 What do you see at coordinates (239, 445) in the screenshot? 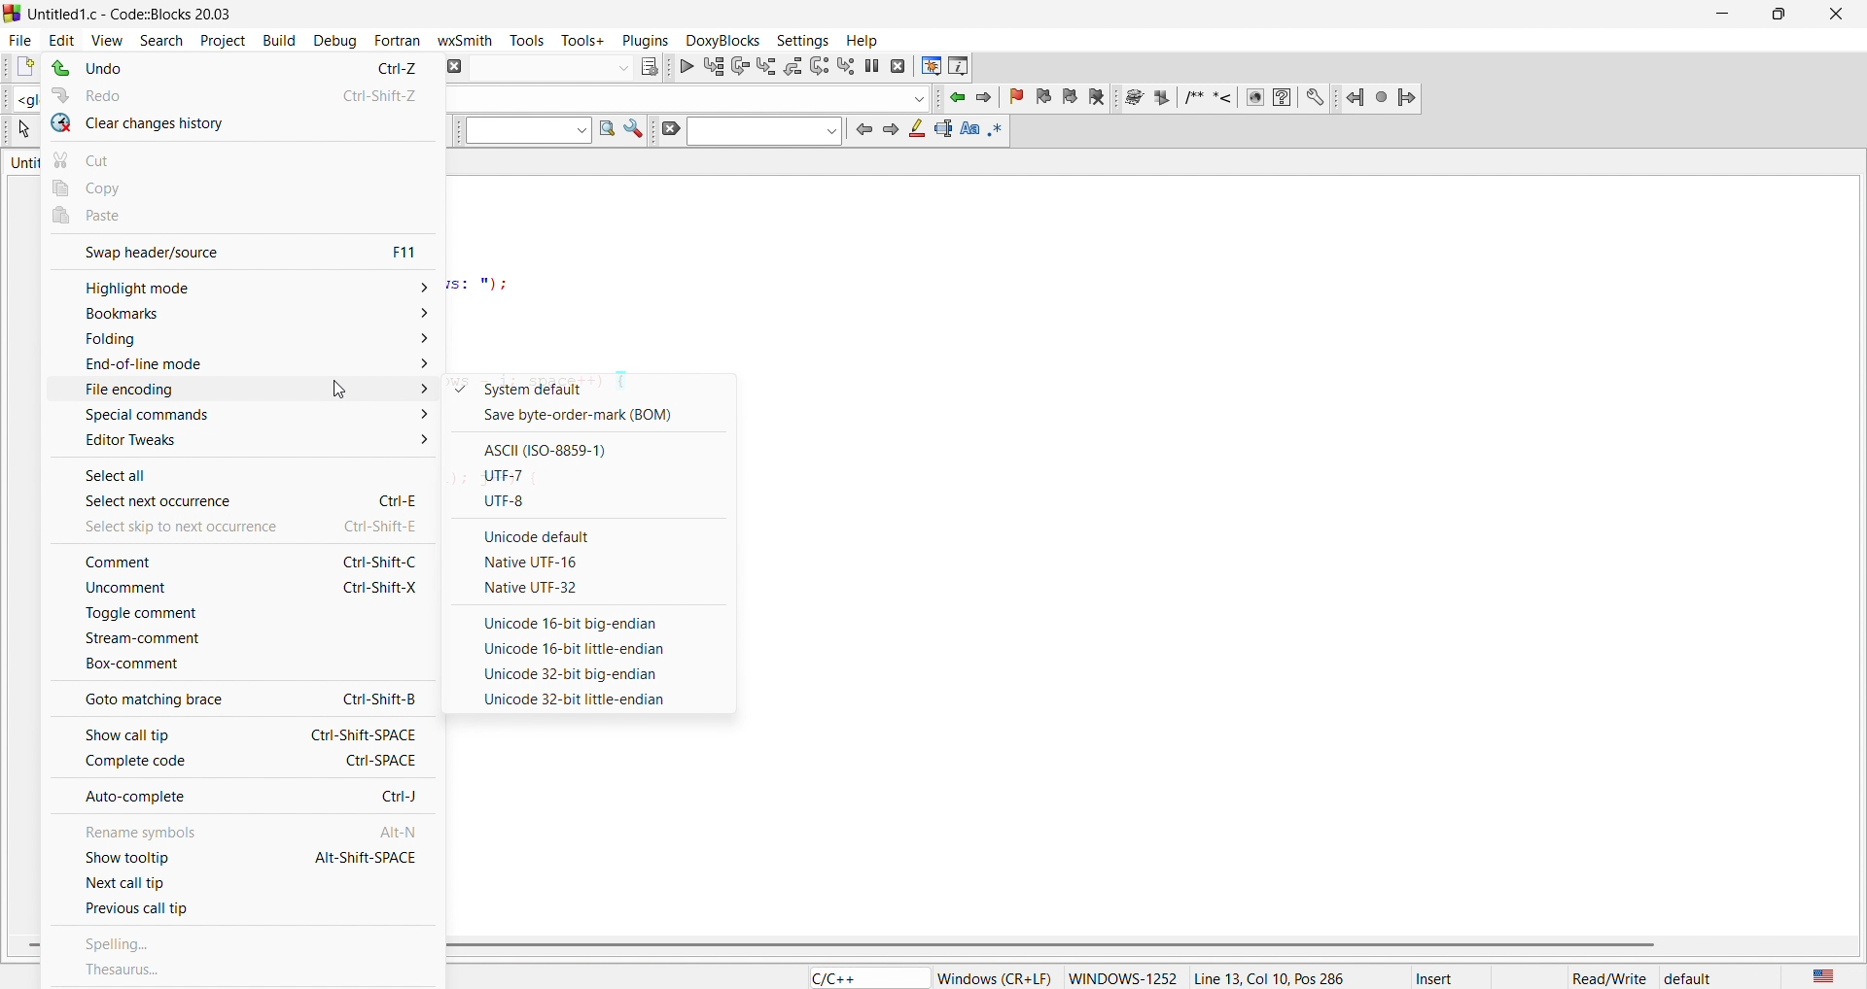
I see `editor tweaks` at bounding box center [239, 445].